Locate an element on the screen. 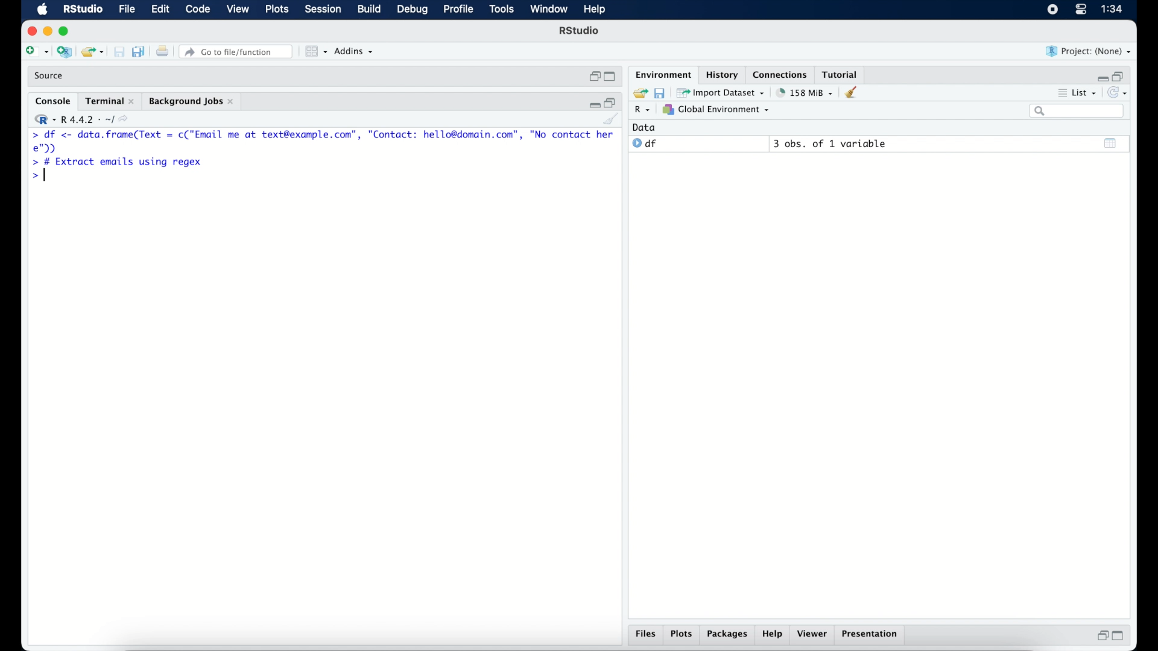 The width and height of the screenshot is (1158, 651). 3 obs, of 2 variables is located at coordinates (833, 143).